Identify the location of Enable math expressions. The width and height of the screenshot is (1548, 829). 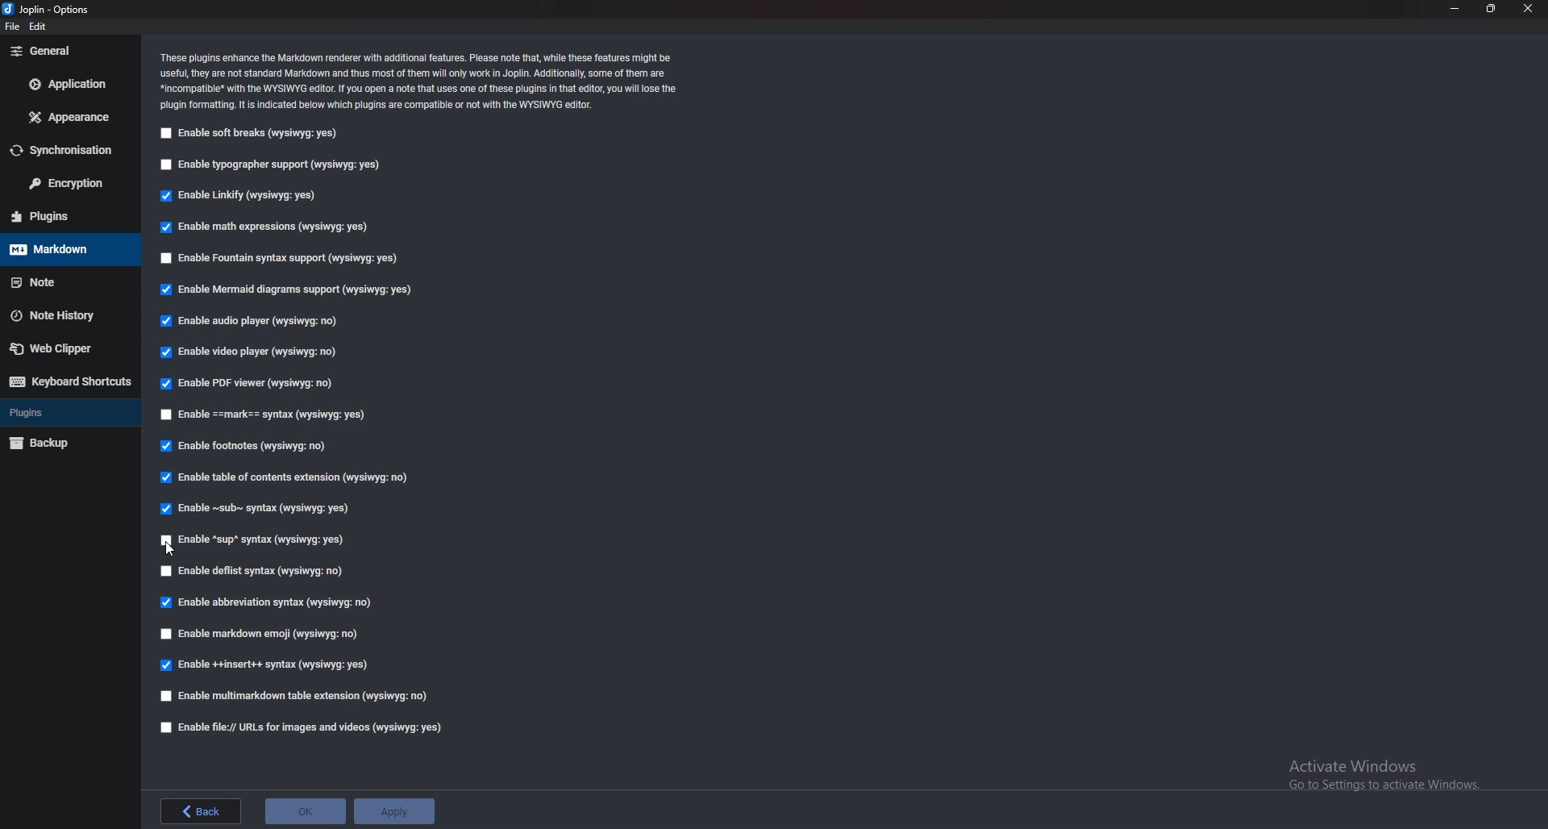
(262, 227).